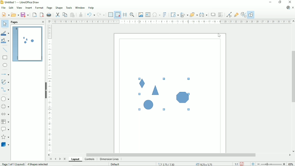 This screenshot has width=295, height=166. Describe the element at coordinates (19, 8) in the screenshot. I see `View` at that location.